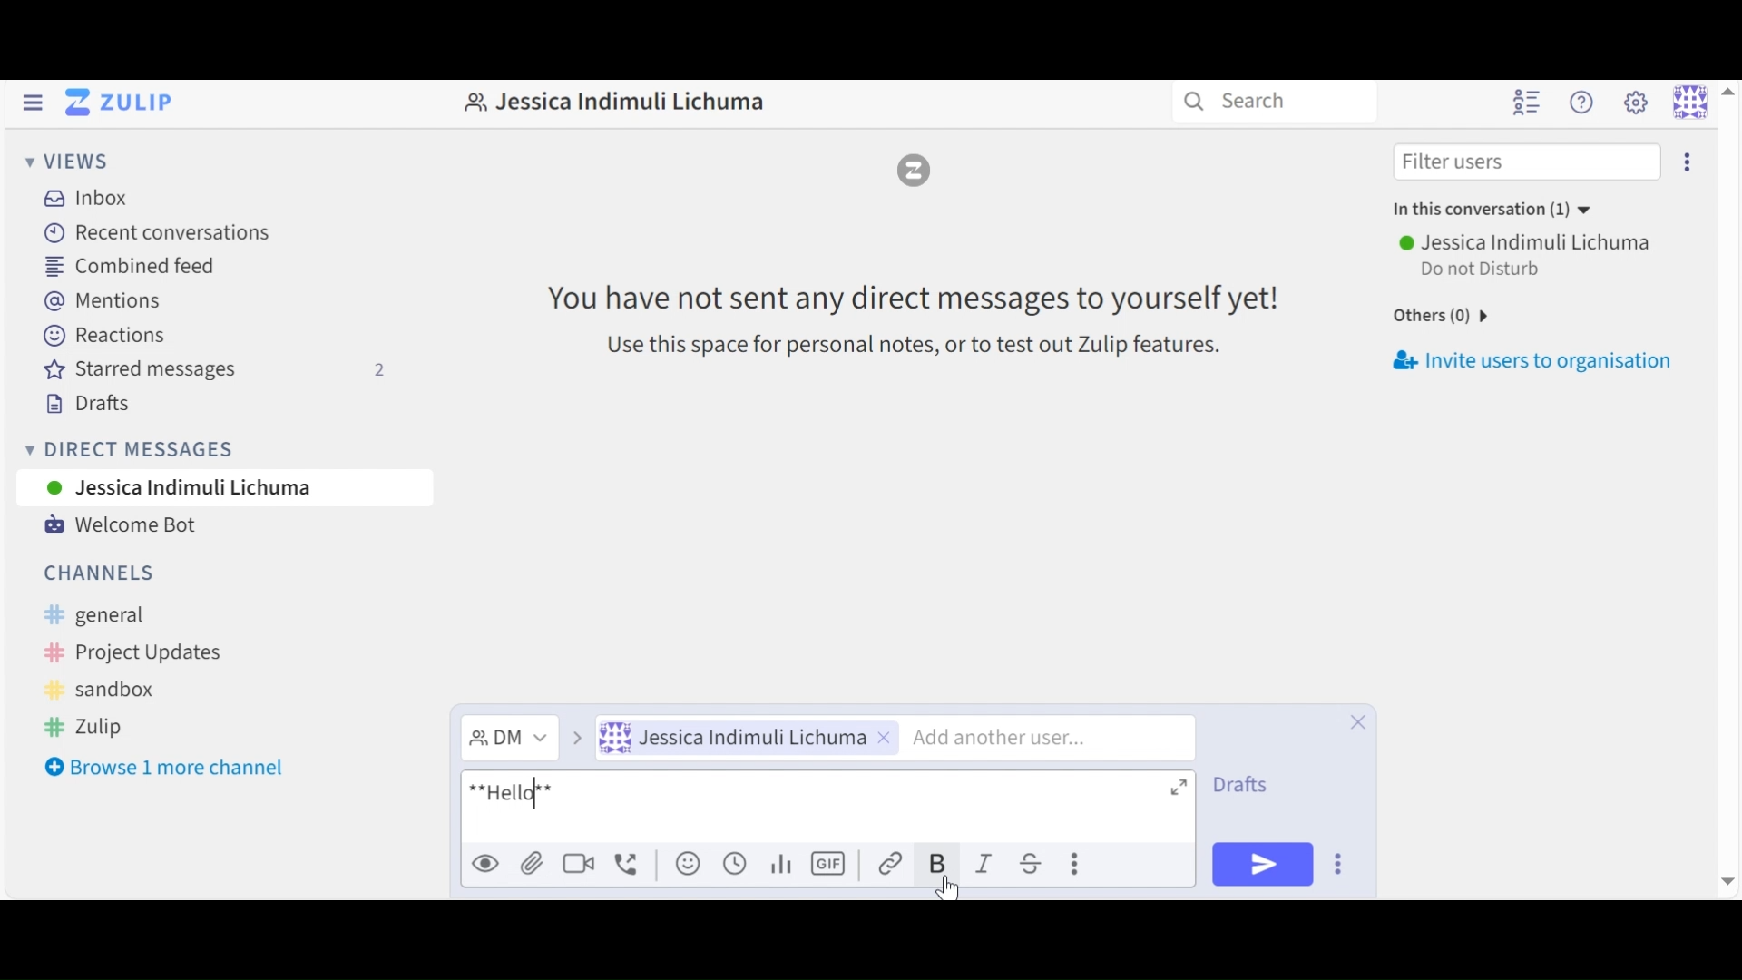  Describe the element at coordinates (1459, 162) in the screenshot. I see `filter users` at that location.